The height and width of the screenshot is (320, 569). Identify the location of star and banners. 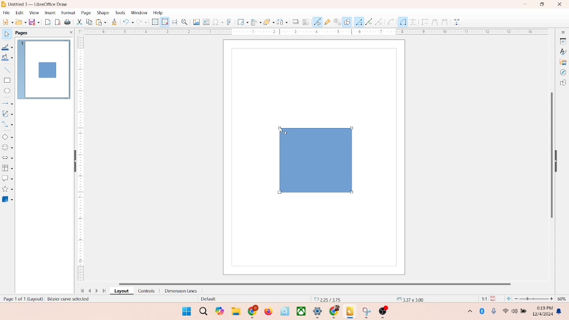
(8, 189).